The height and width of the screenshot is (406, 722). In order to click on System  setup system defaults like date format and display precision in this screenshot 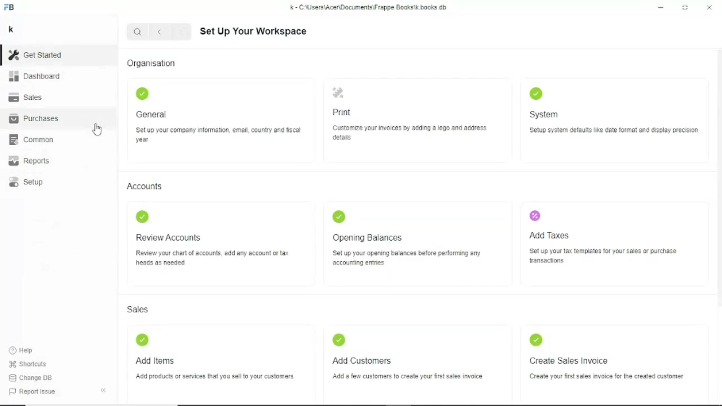, I will do `click(614, 111)`.